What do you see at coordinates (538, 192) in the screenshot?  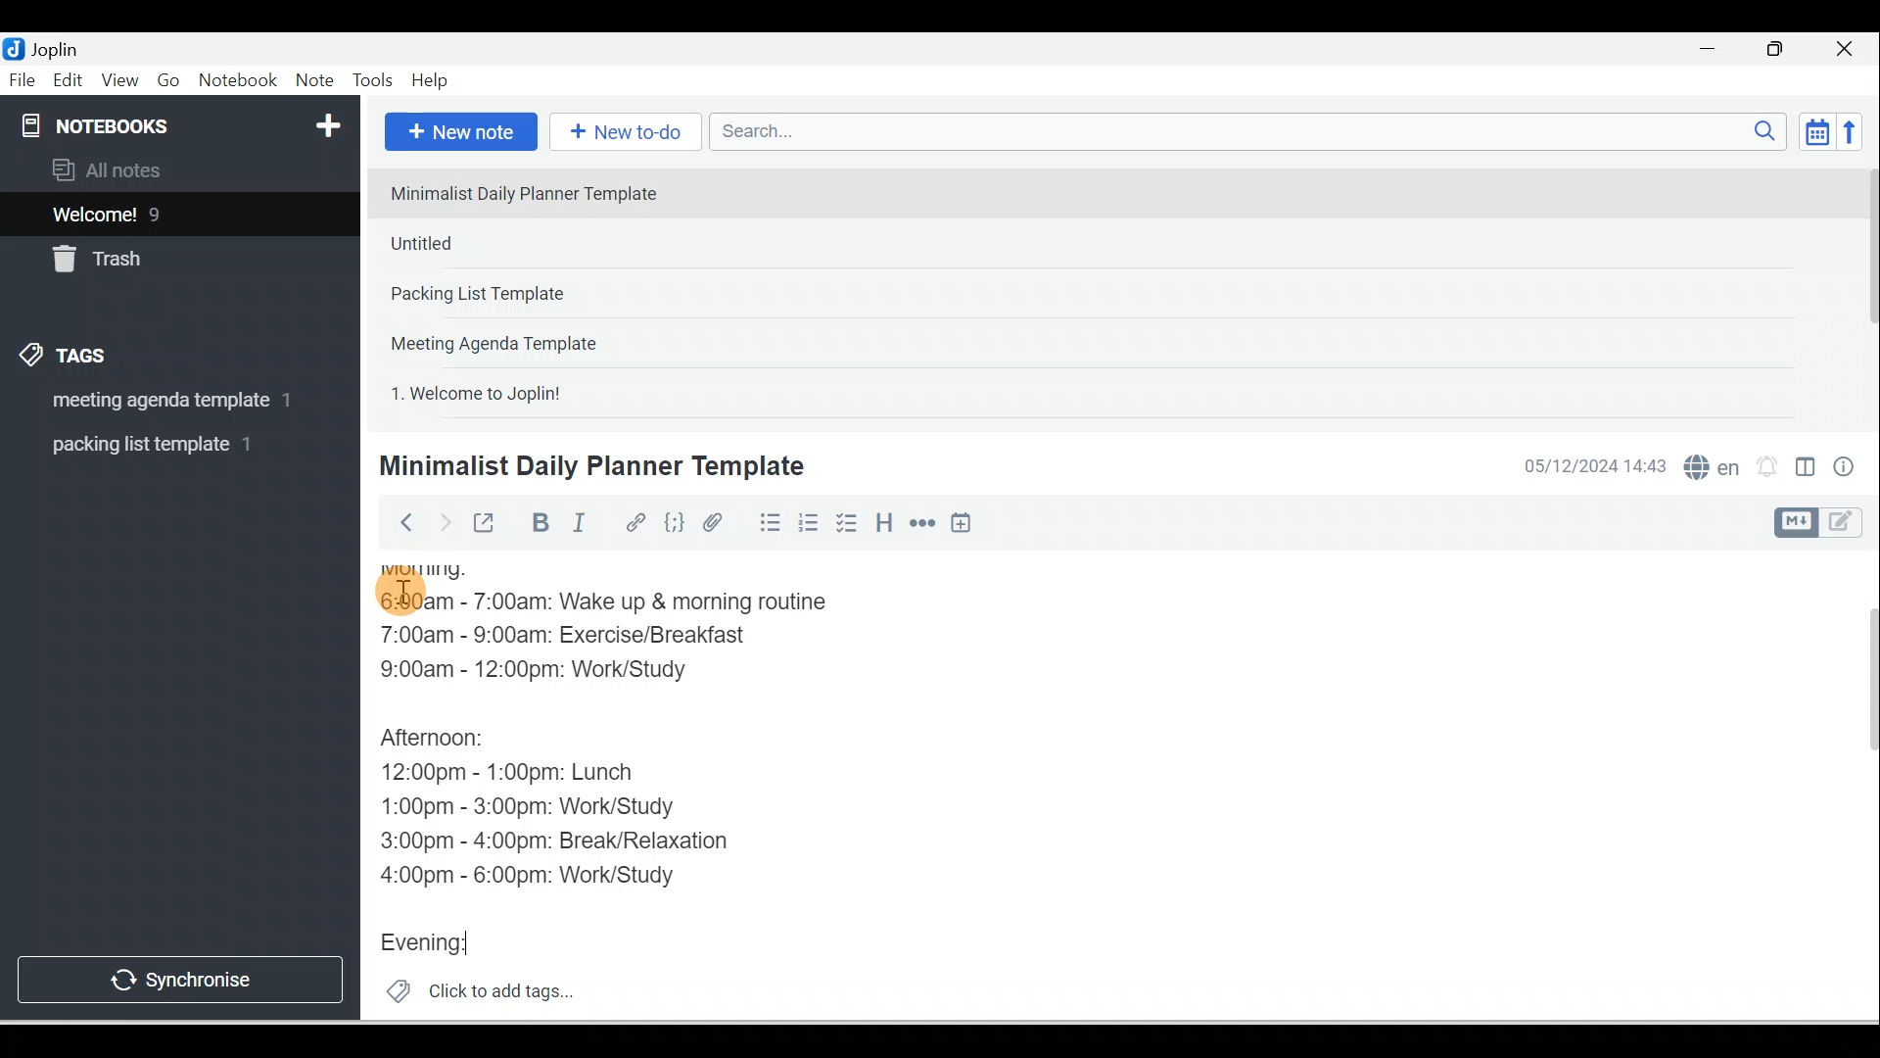 I see `Note 1` at bounding box center [538, 192].